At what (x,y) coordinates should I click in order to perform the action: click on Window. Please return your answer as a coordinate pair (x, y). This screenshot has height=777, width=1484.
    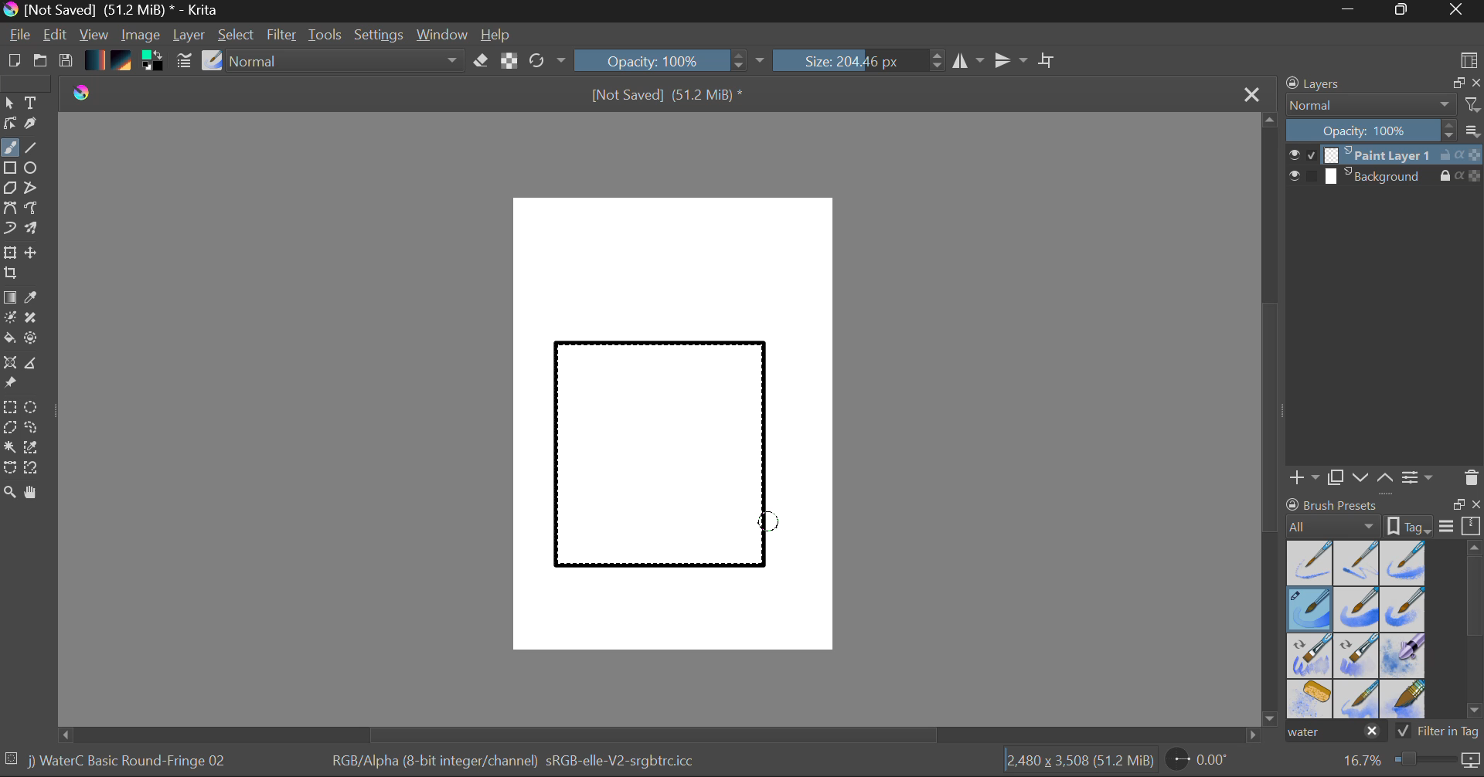
    Looking at the image, I should click on (444, 35).